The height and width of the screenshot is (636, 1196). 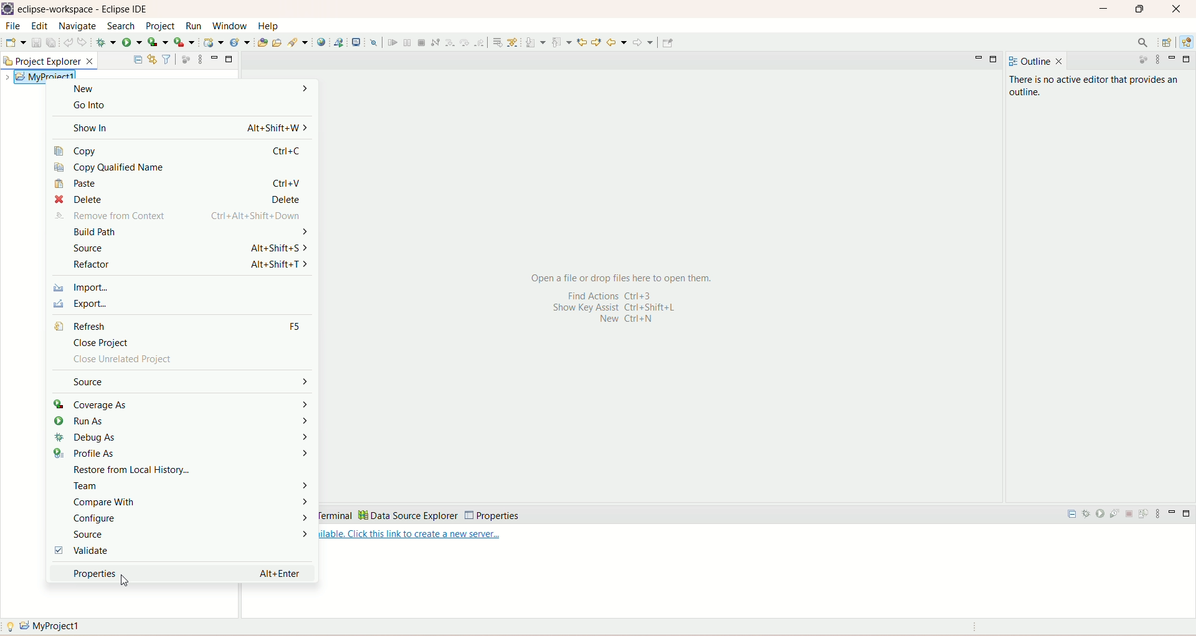 What do you see at coordinates (561, 42) in the screenshot?
I see `previous annotation` at bounding box center [561, 42].